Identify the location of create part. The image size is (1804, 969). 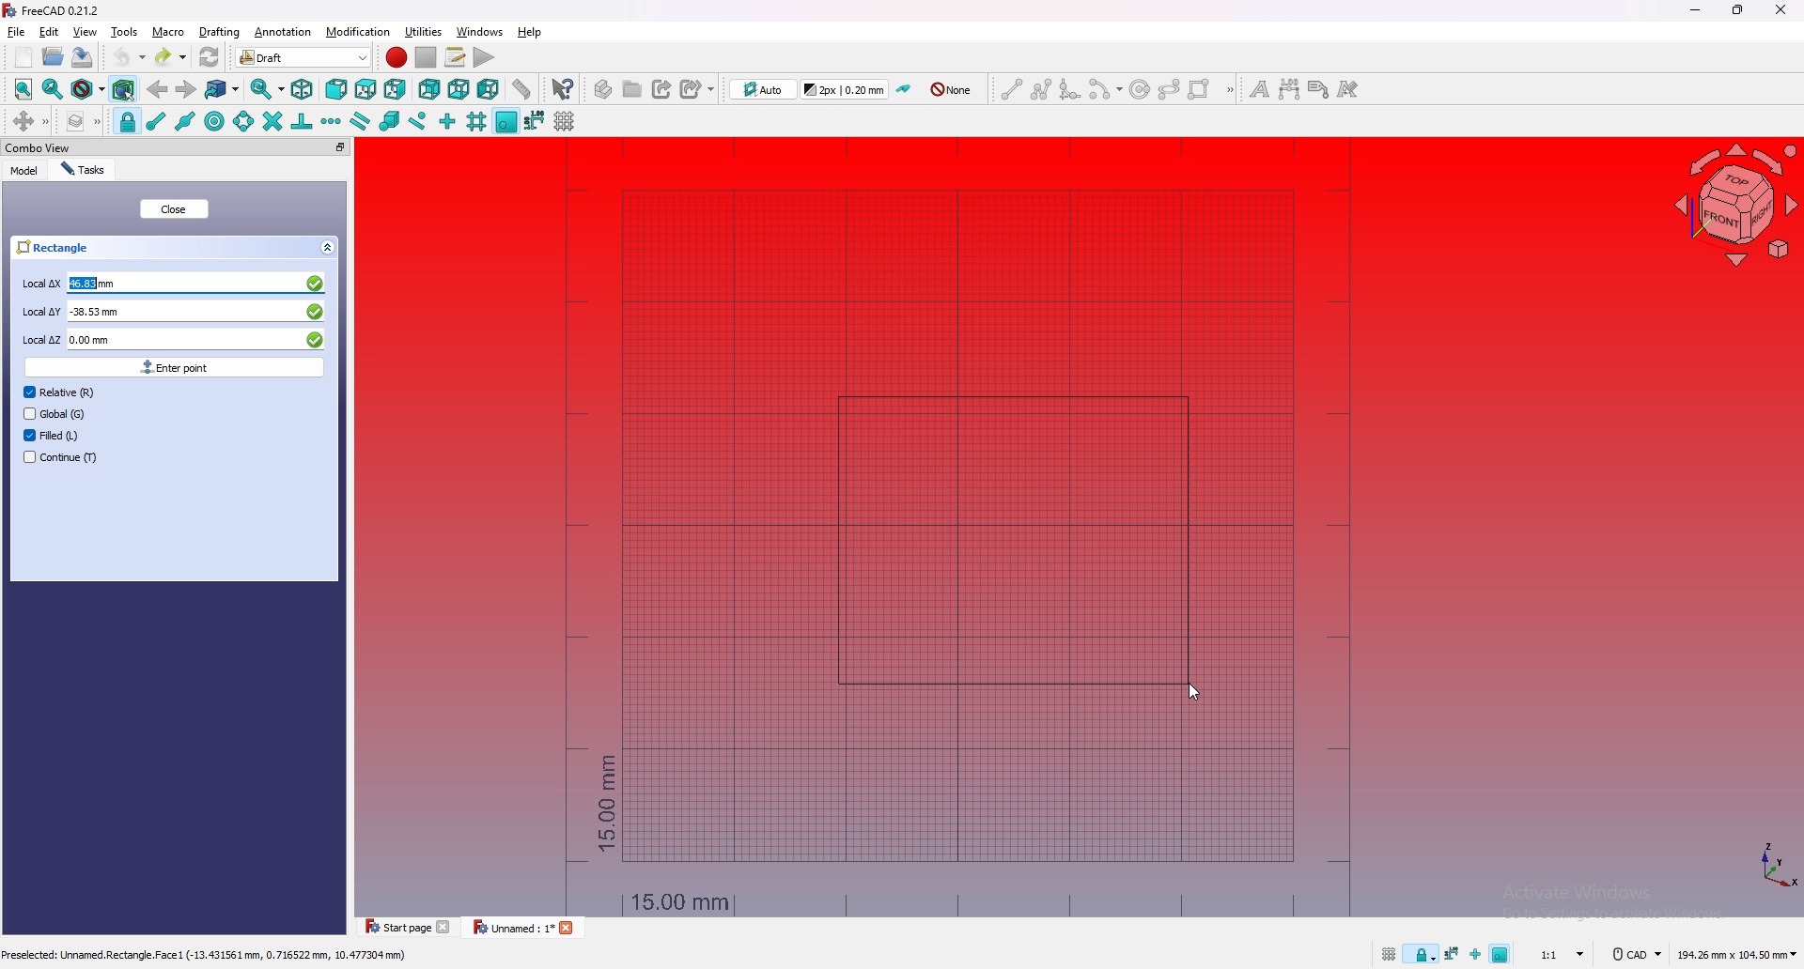
(602, 89).